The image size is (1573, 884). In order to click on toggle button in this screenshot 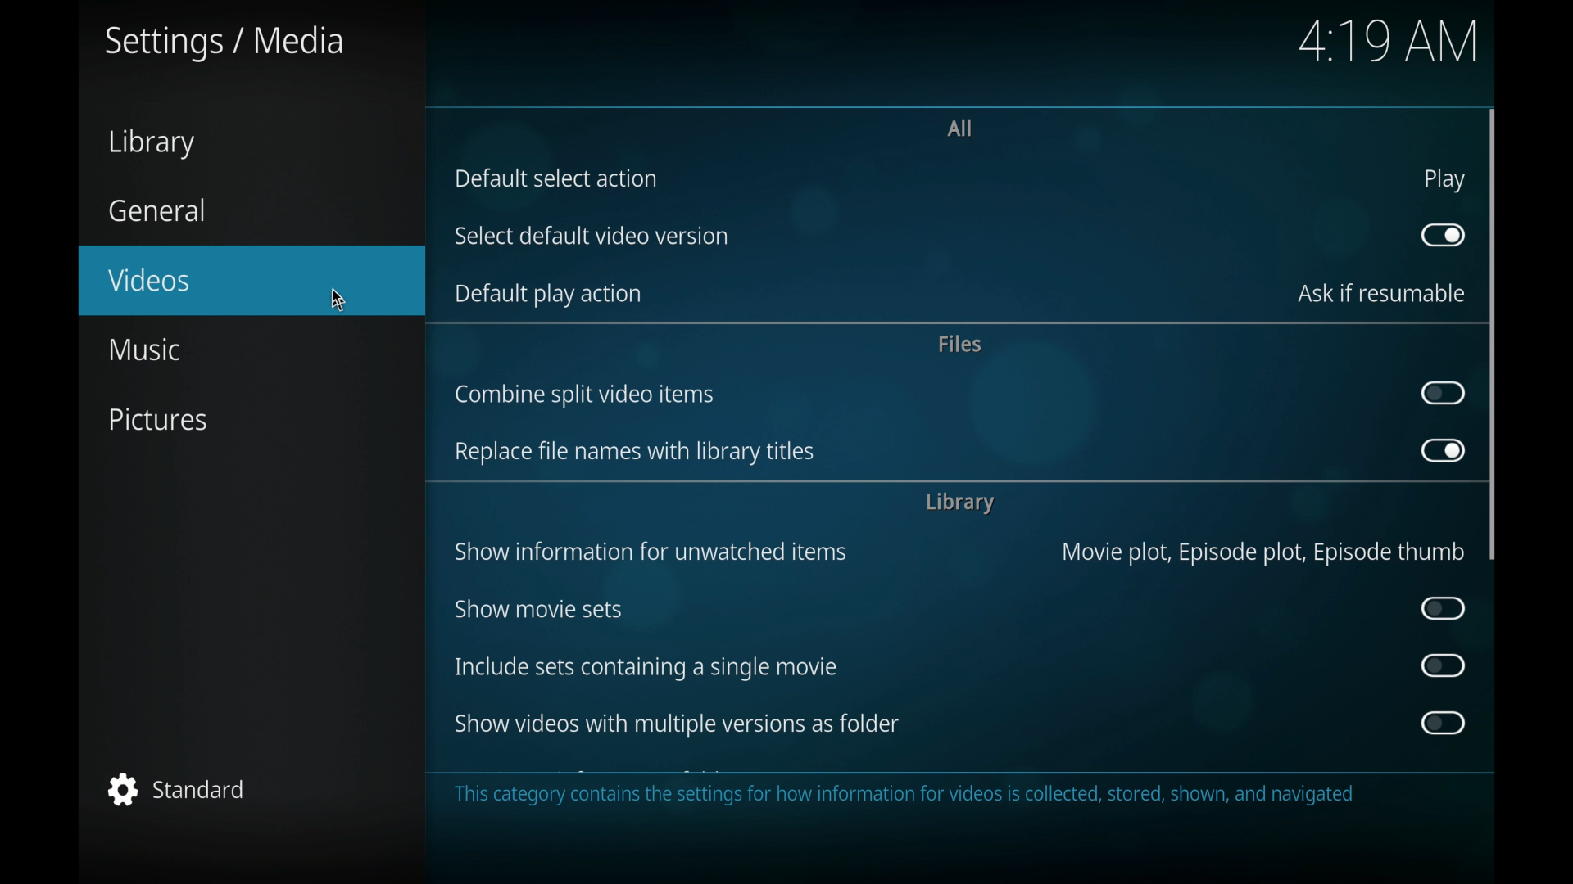, I will do `click(1444, 665)`.